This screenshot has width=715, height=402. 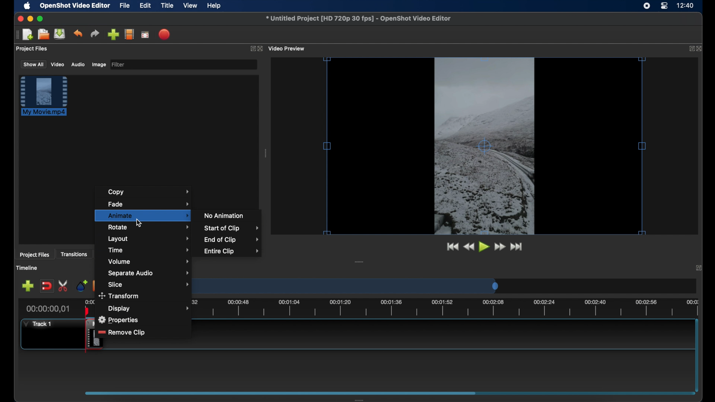 I want to click on close, so click(x=19, y=19).